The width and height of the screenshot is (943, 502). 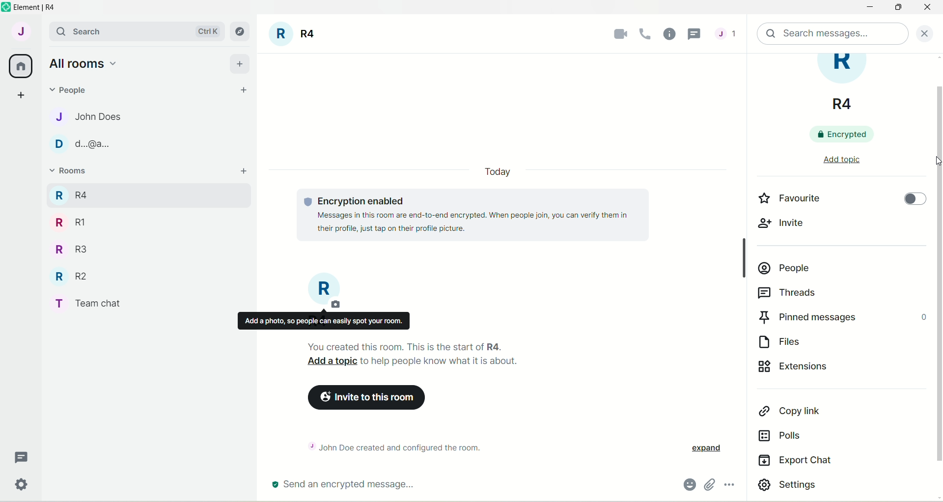 What do you see at coordinates (356, 483) in the screenshot?
I see `send an encrypted message...` at bounding box center [356, 483].